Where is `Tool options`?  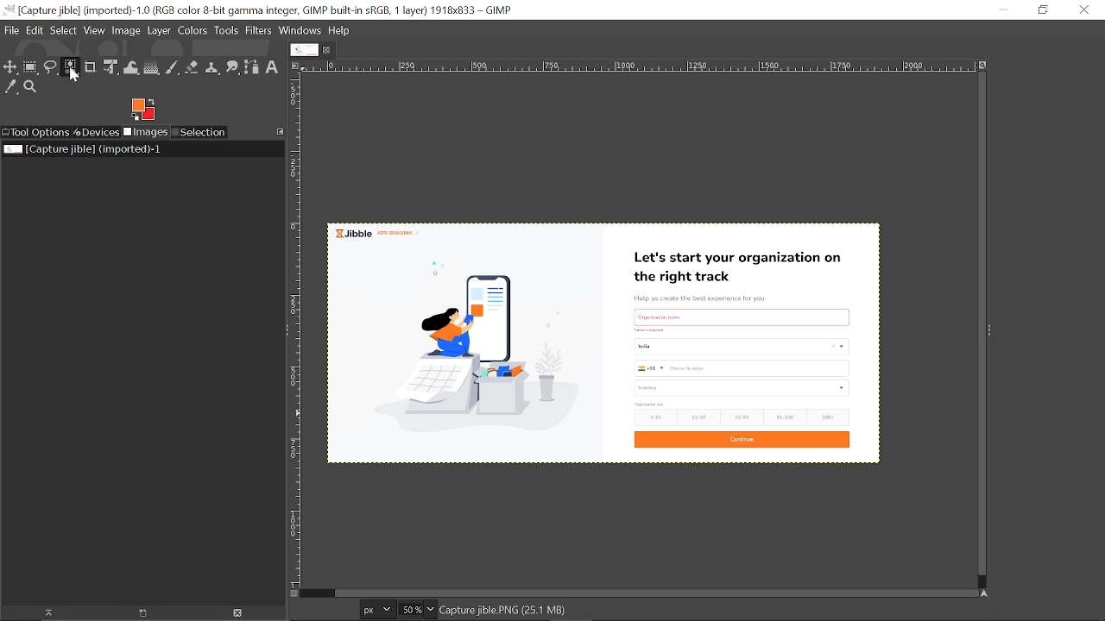 Tool options is located at coordinates (35, 133).